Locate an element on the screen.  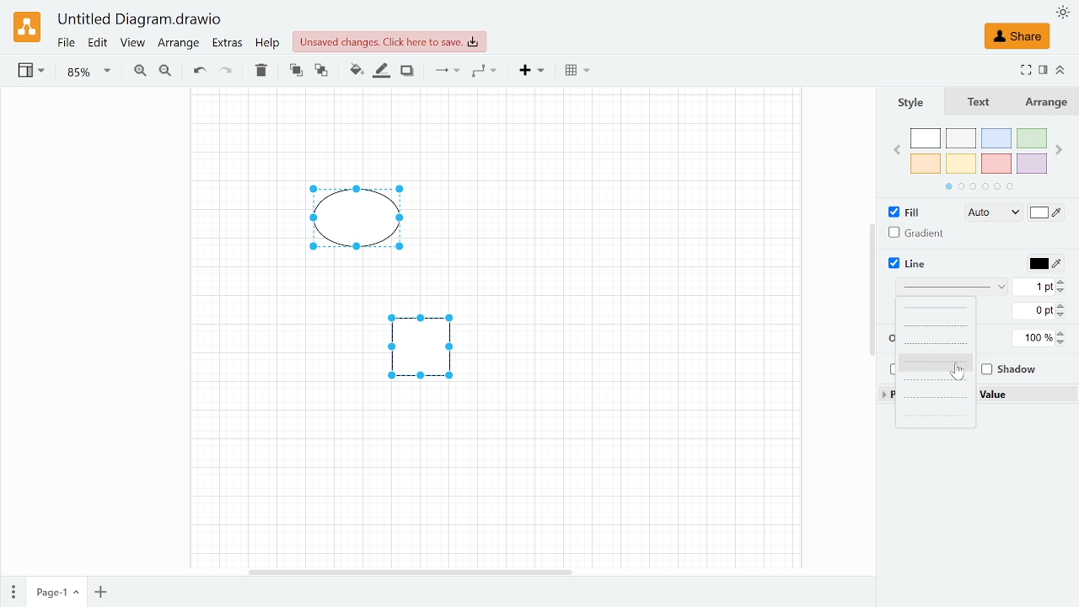
Arrange is located at coordinates (1046, 102).